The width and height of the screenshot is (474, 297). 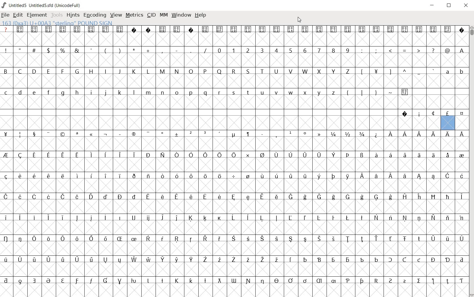 What do you see at coordinates (106, 29) in the screenshot?
I see `Symbol` at bounding box center [106, 29].